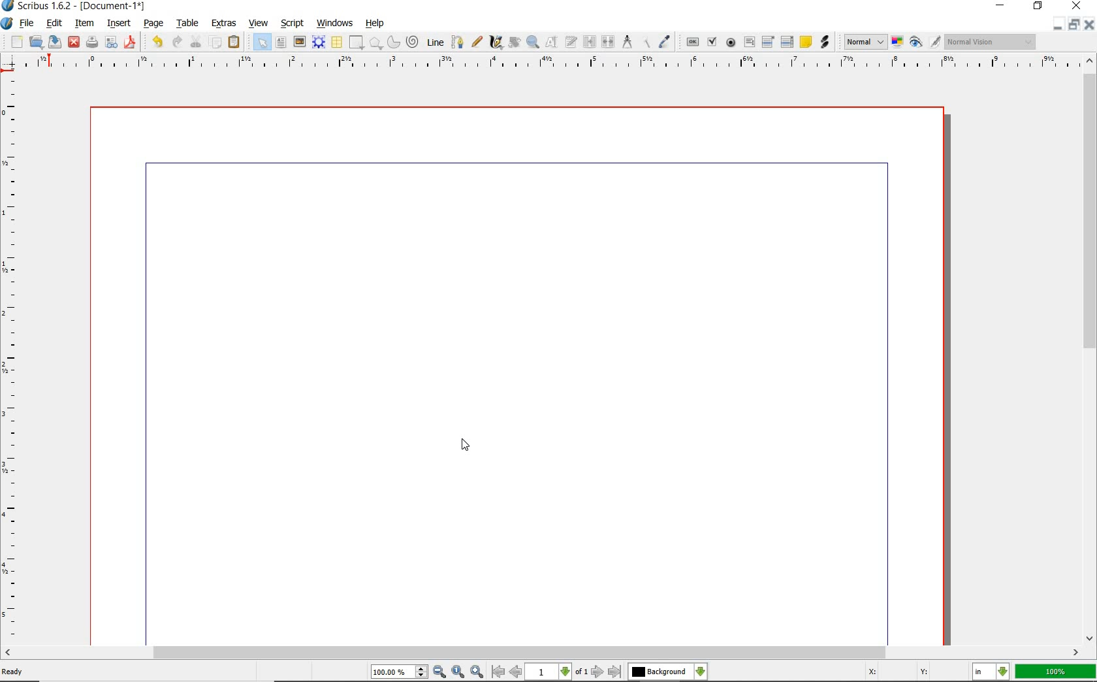 This screenshot has width=1097, height=682. Describe the element at coordinates (667, 672) in the screenshot. I see `select the current layer` at that location.